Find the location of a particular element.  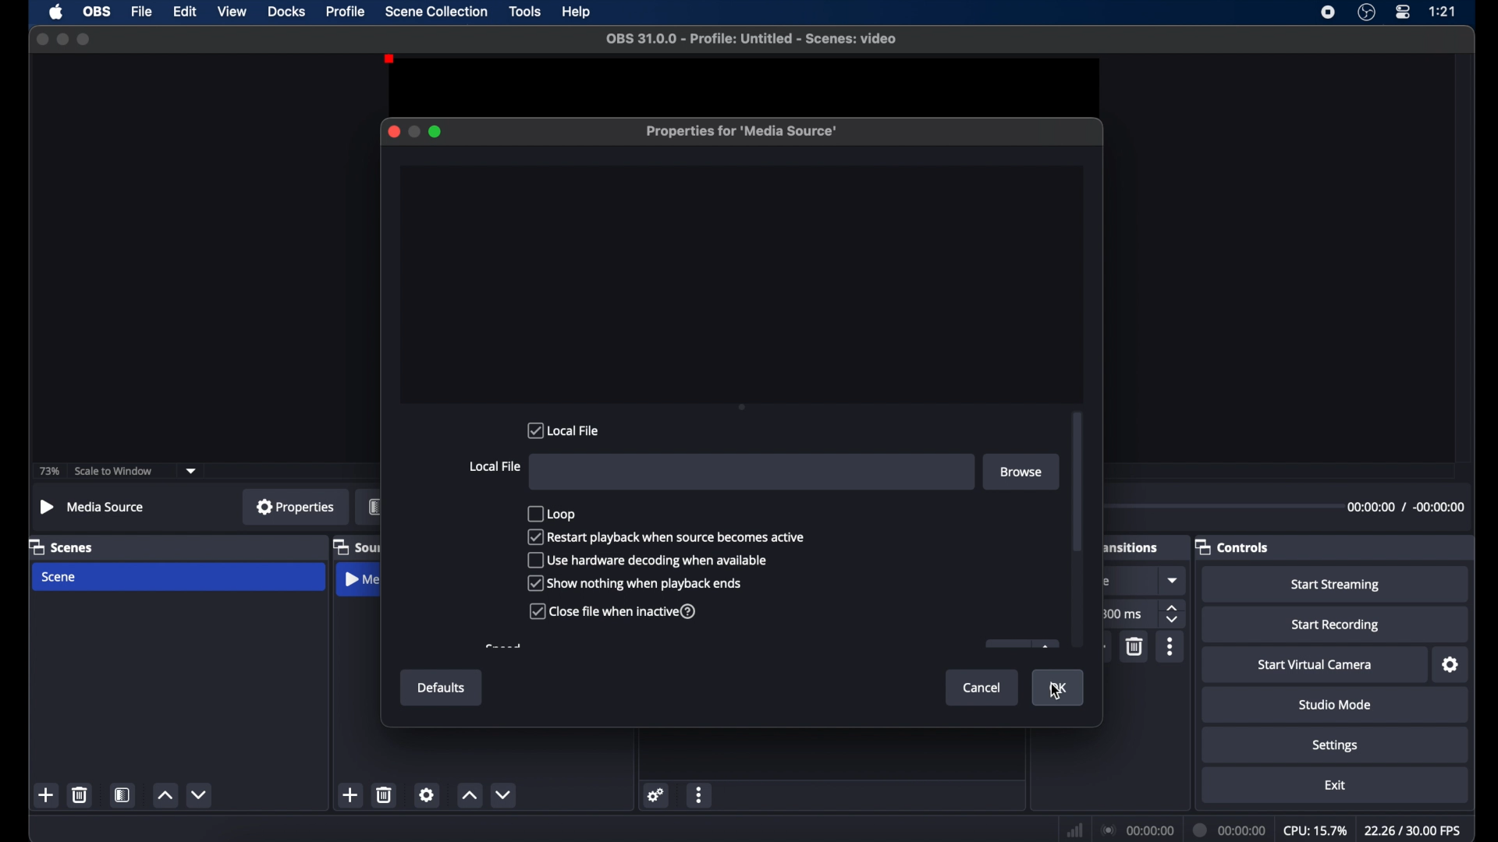

more options is located at coordinates (1171, 646).